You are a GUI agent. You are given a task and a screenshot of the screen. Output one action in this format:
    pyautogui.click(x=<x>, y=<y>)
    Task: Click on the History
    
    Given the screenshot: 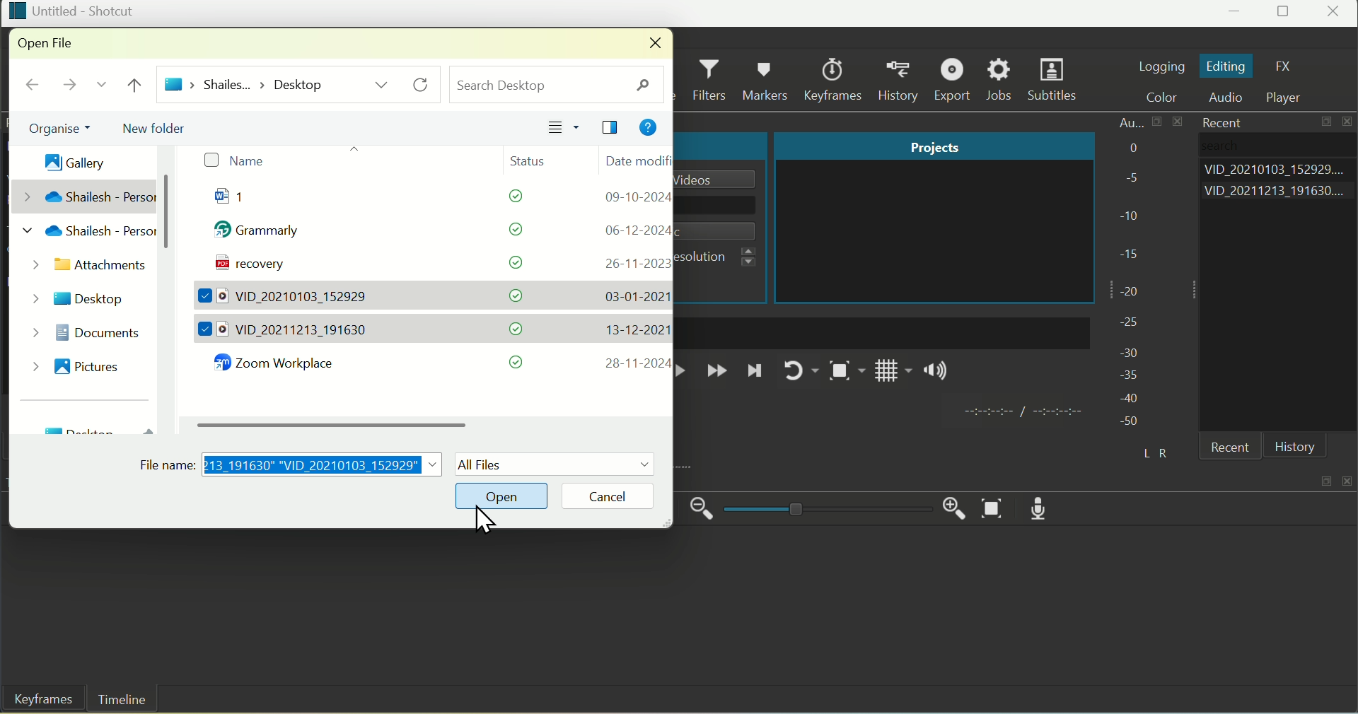 What is the action you would take?
    pyautogui.click(x=1295, y=447)
    